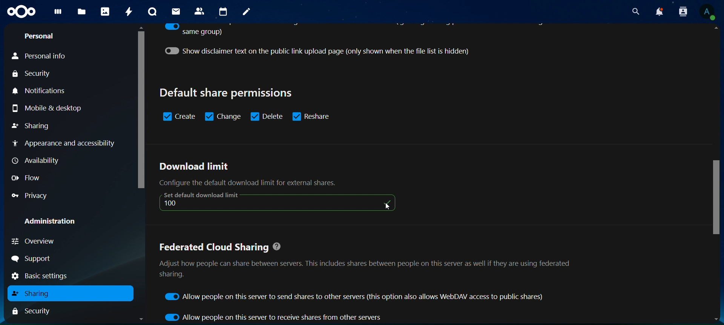 The width and height of the screenshot is (724, 325). What do you see at coordinates (356, 297) in the screenshot?
I see `allow people on this server to send shares to other servers ` at bounding box center [356, 297].